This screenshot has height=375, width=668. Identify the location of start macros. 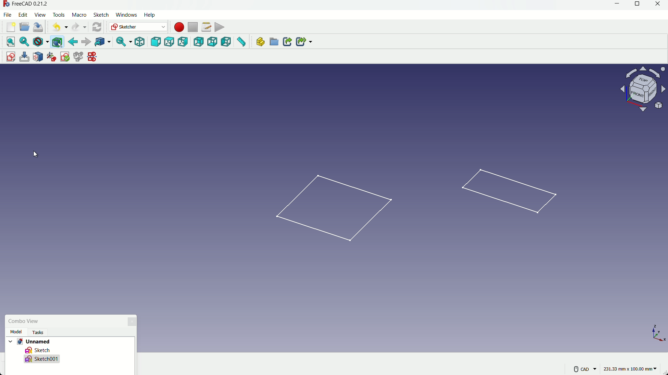
(178, 27).